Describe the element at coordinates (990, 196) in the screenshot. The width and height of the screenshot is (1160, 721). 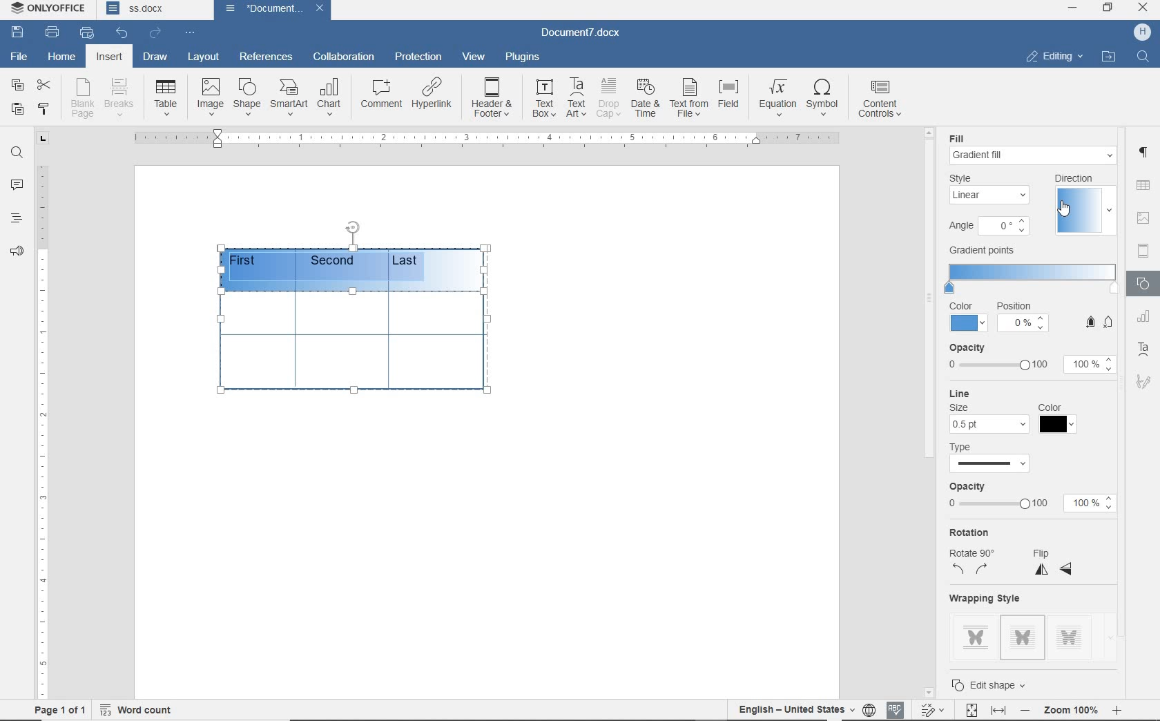
I see `linear` at that location.